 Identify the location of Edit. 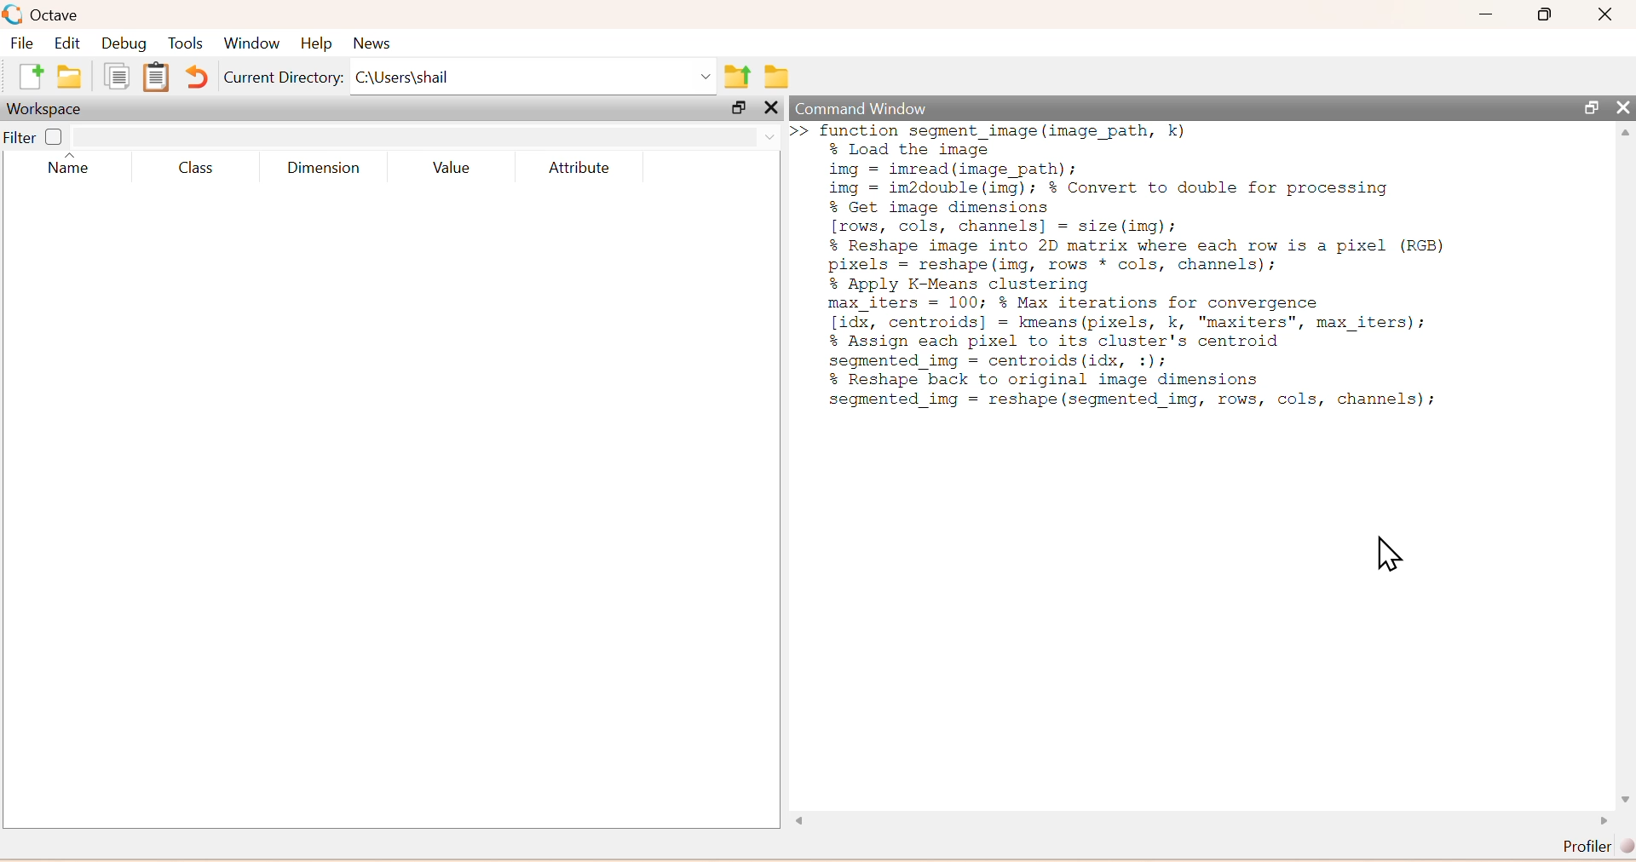
(69, 43).